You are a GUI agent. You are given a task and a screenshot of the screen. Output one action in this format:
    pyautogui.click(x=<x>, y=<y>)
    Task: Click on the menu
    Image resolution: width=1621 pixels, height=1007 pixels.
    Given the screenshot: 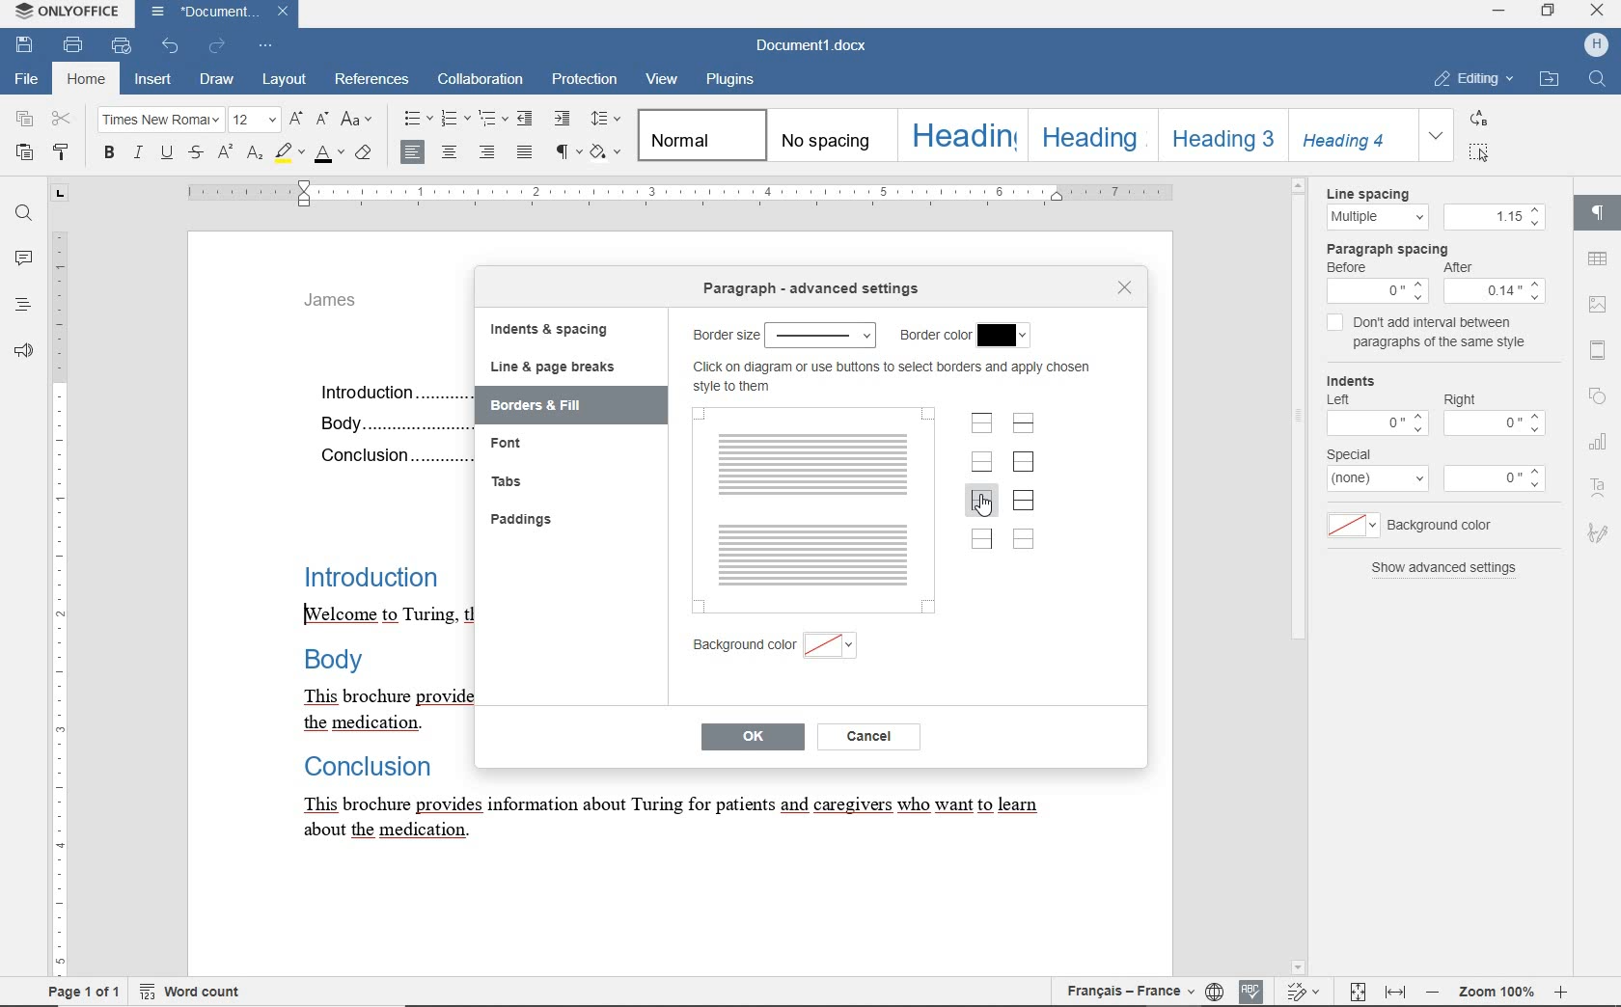 What is the action you would take?
    pyautogui.click(x=1377, y=291)
    